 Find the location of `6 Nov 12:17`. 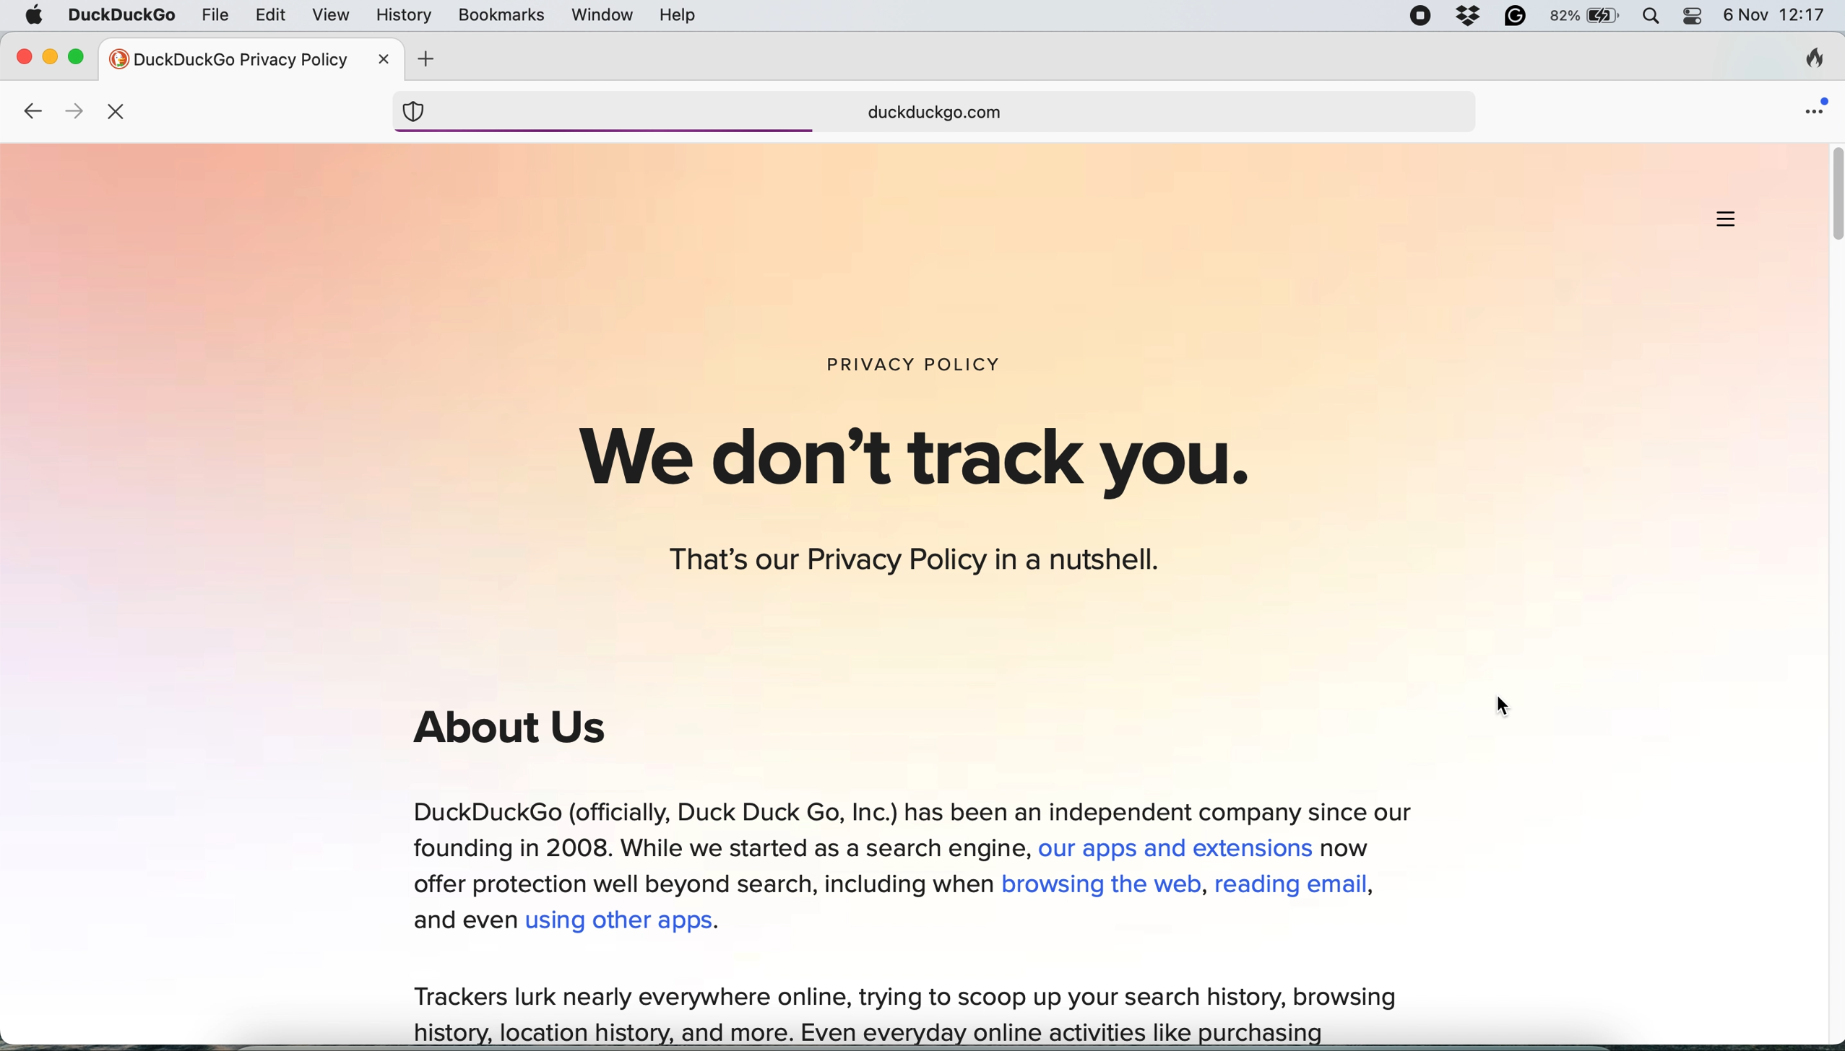

6 Nov 12:17 is located at coordinates (1776, 18).